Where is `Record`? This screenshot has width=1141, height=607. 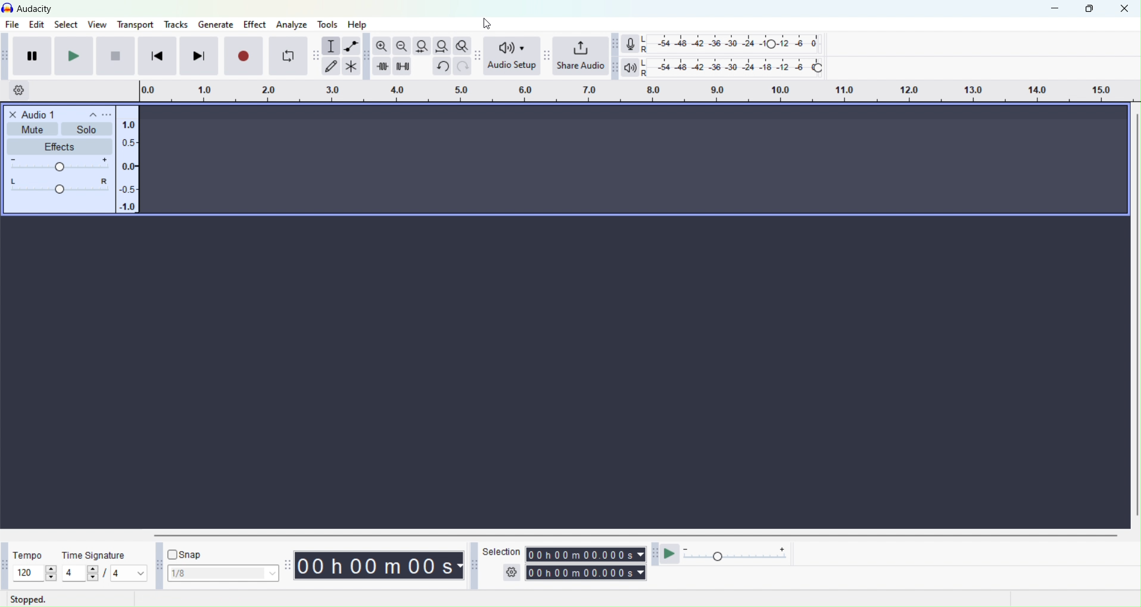
Record is located at coordinates (247, 55).